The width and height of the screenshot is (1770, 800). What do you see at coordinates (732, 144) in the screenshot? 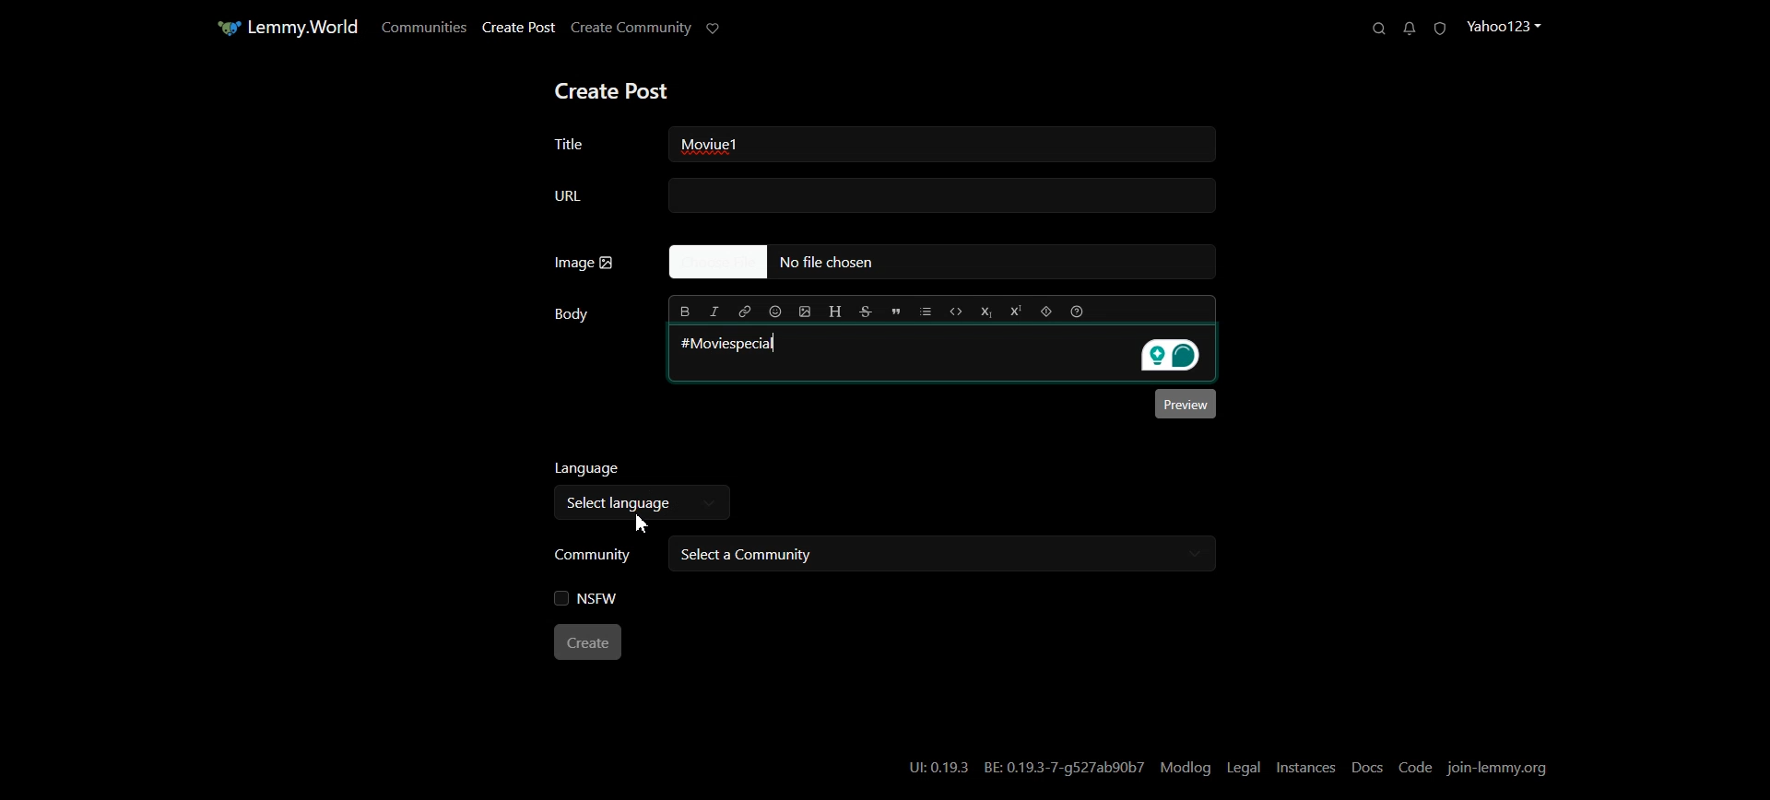
I see `Text` at bounding box center [732, 144].